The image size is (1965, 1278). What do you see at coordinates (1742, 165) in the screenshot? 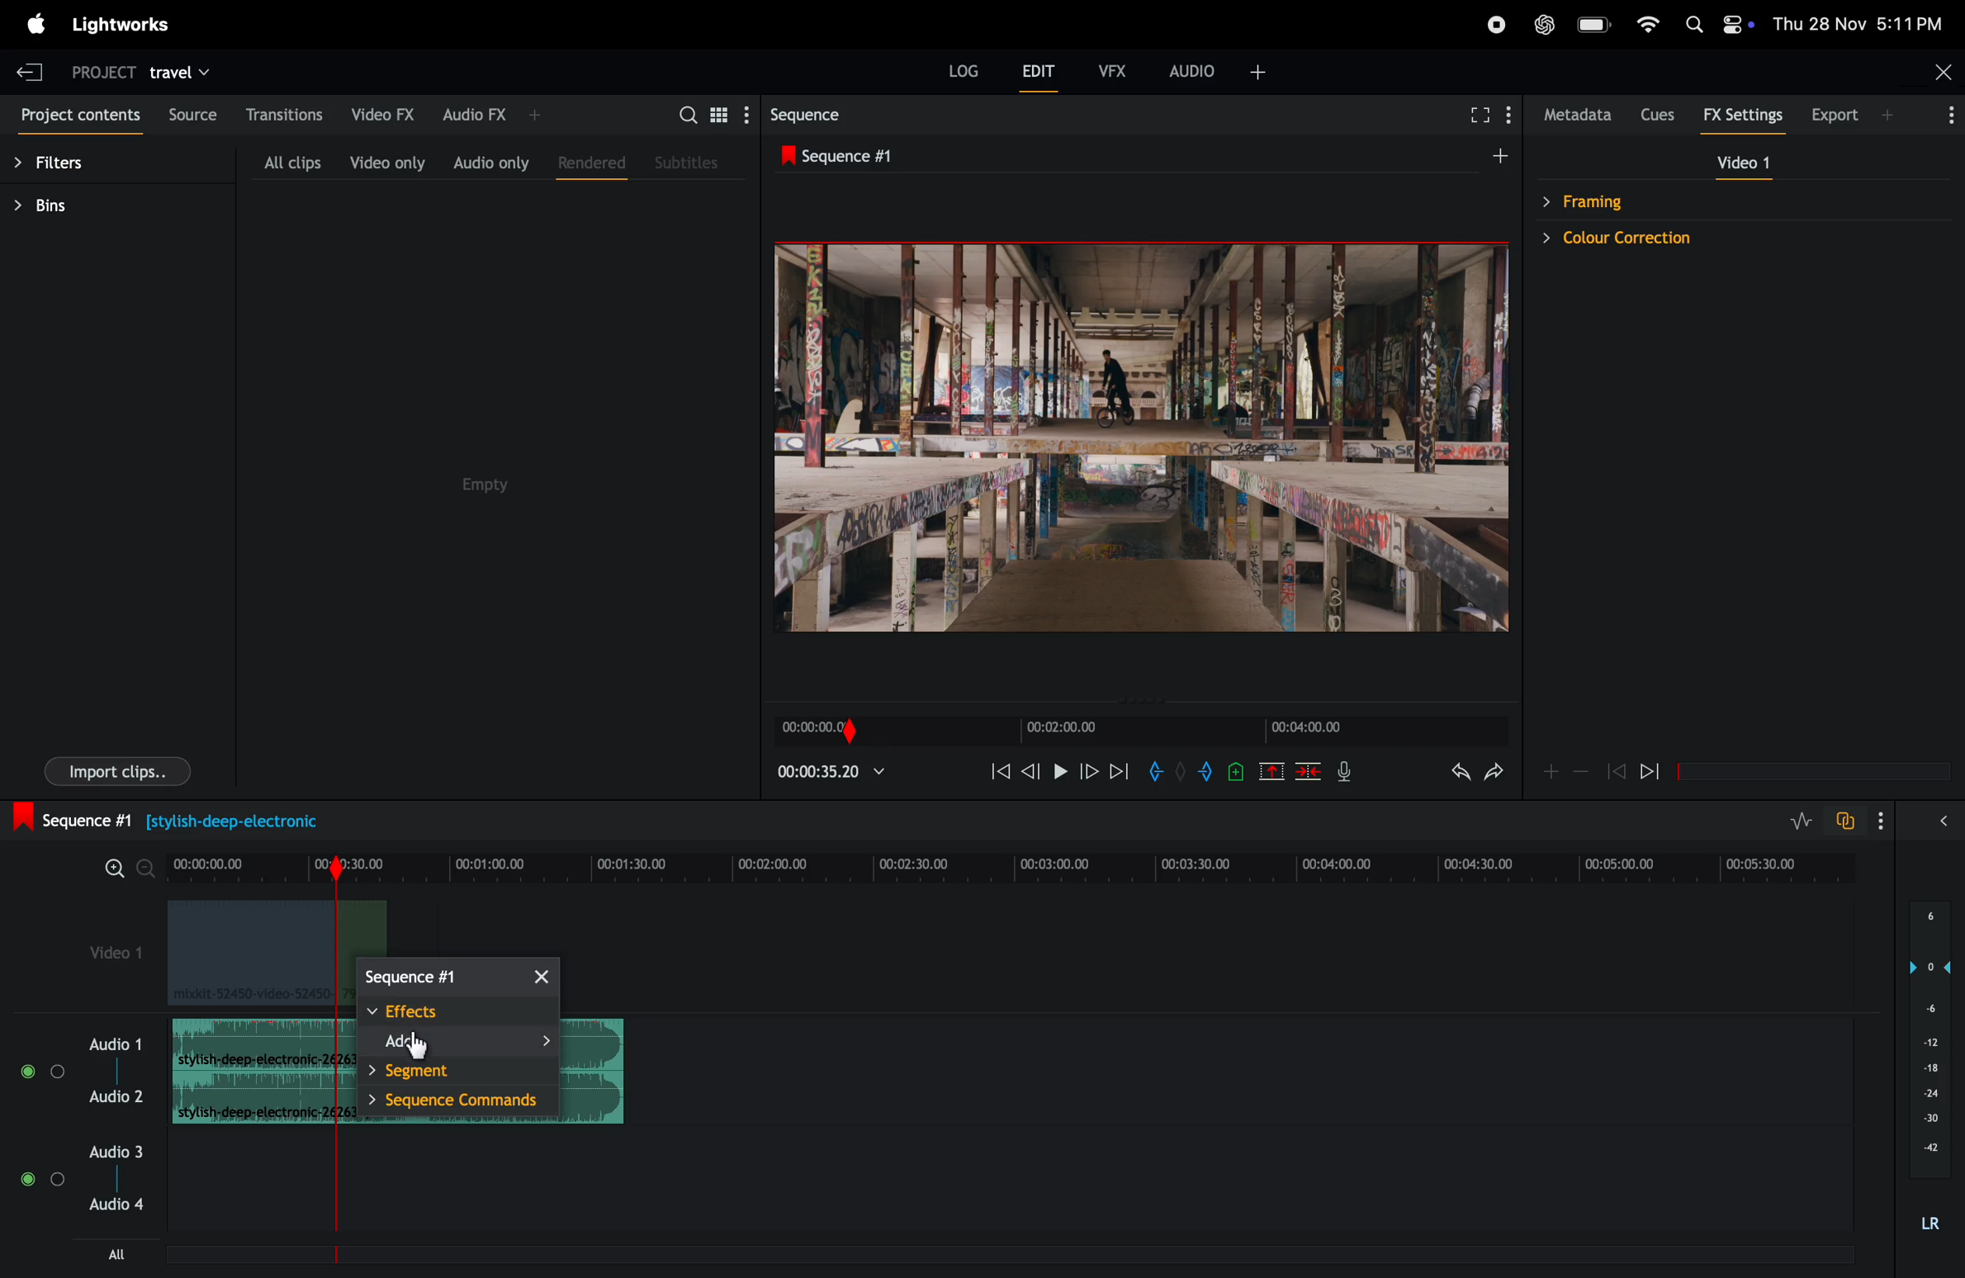
I see `video` at bounding box center [1742, 165].